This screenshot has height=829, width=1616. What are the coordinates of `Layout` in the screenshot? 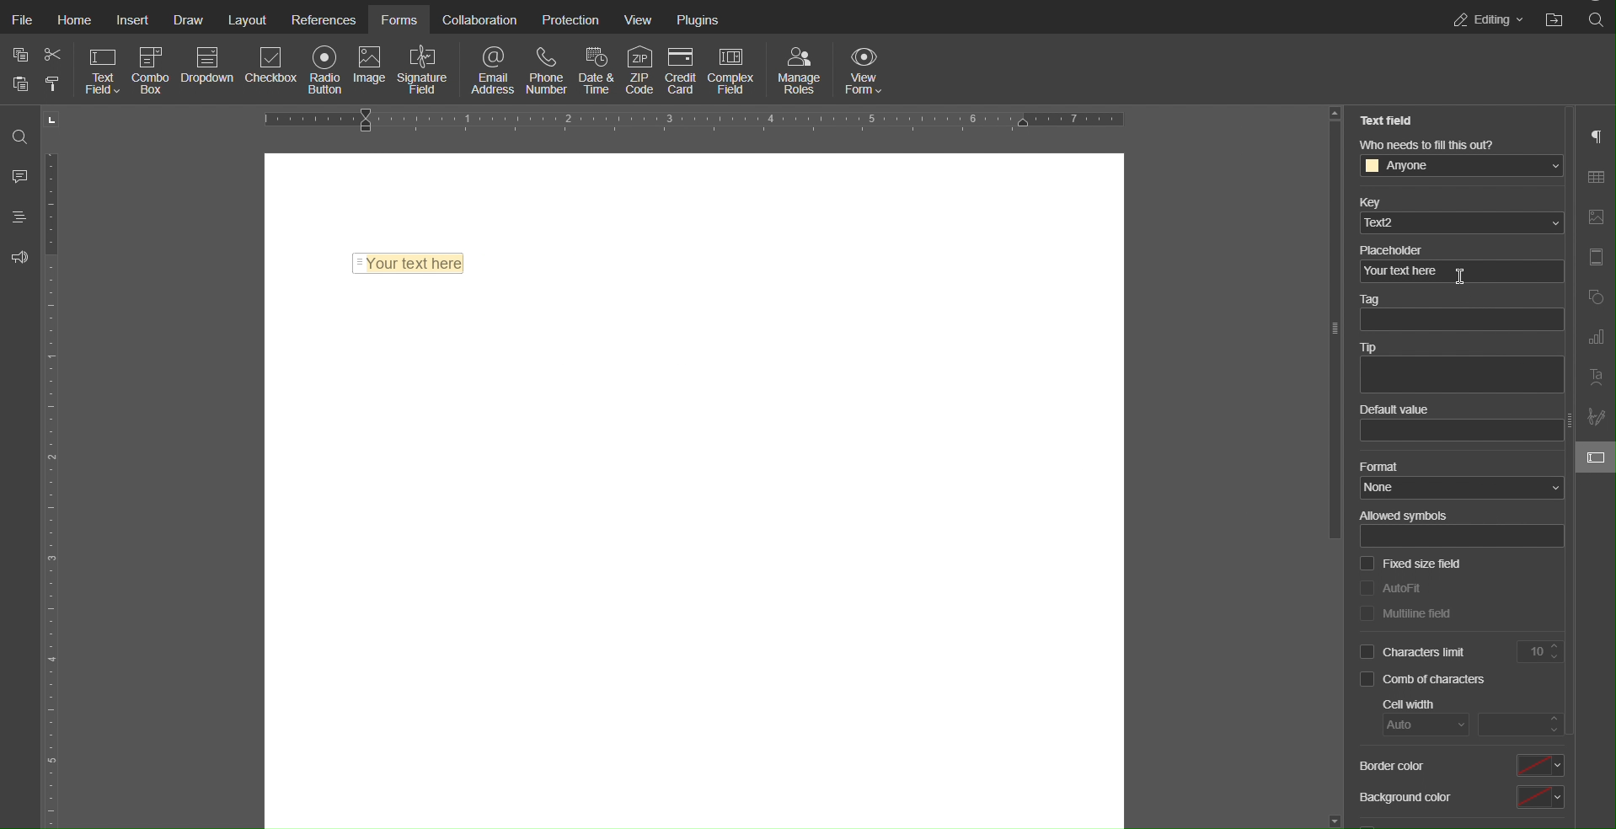 It's located at (246, 21).